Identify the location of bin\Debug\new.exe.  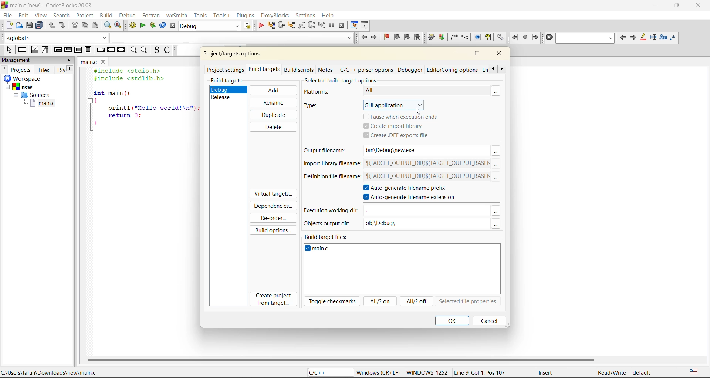
(419, 150).